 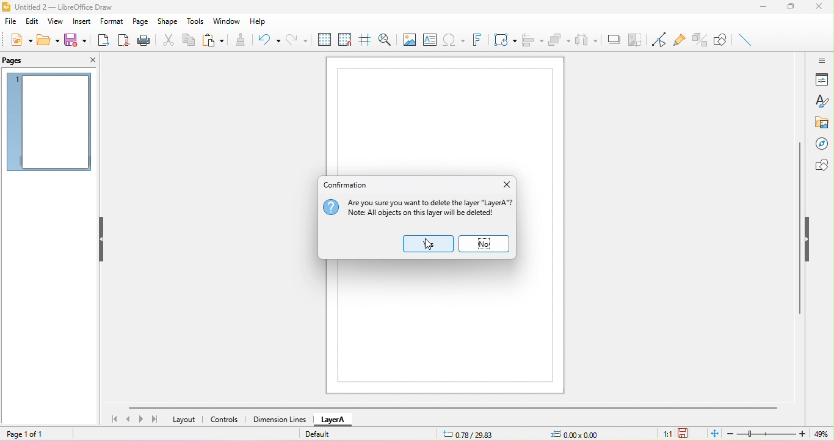 I want to click on styles, so click(x=822, y=101).